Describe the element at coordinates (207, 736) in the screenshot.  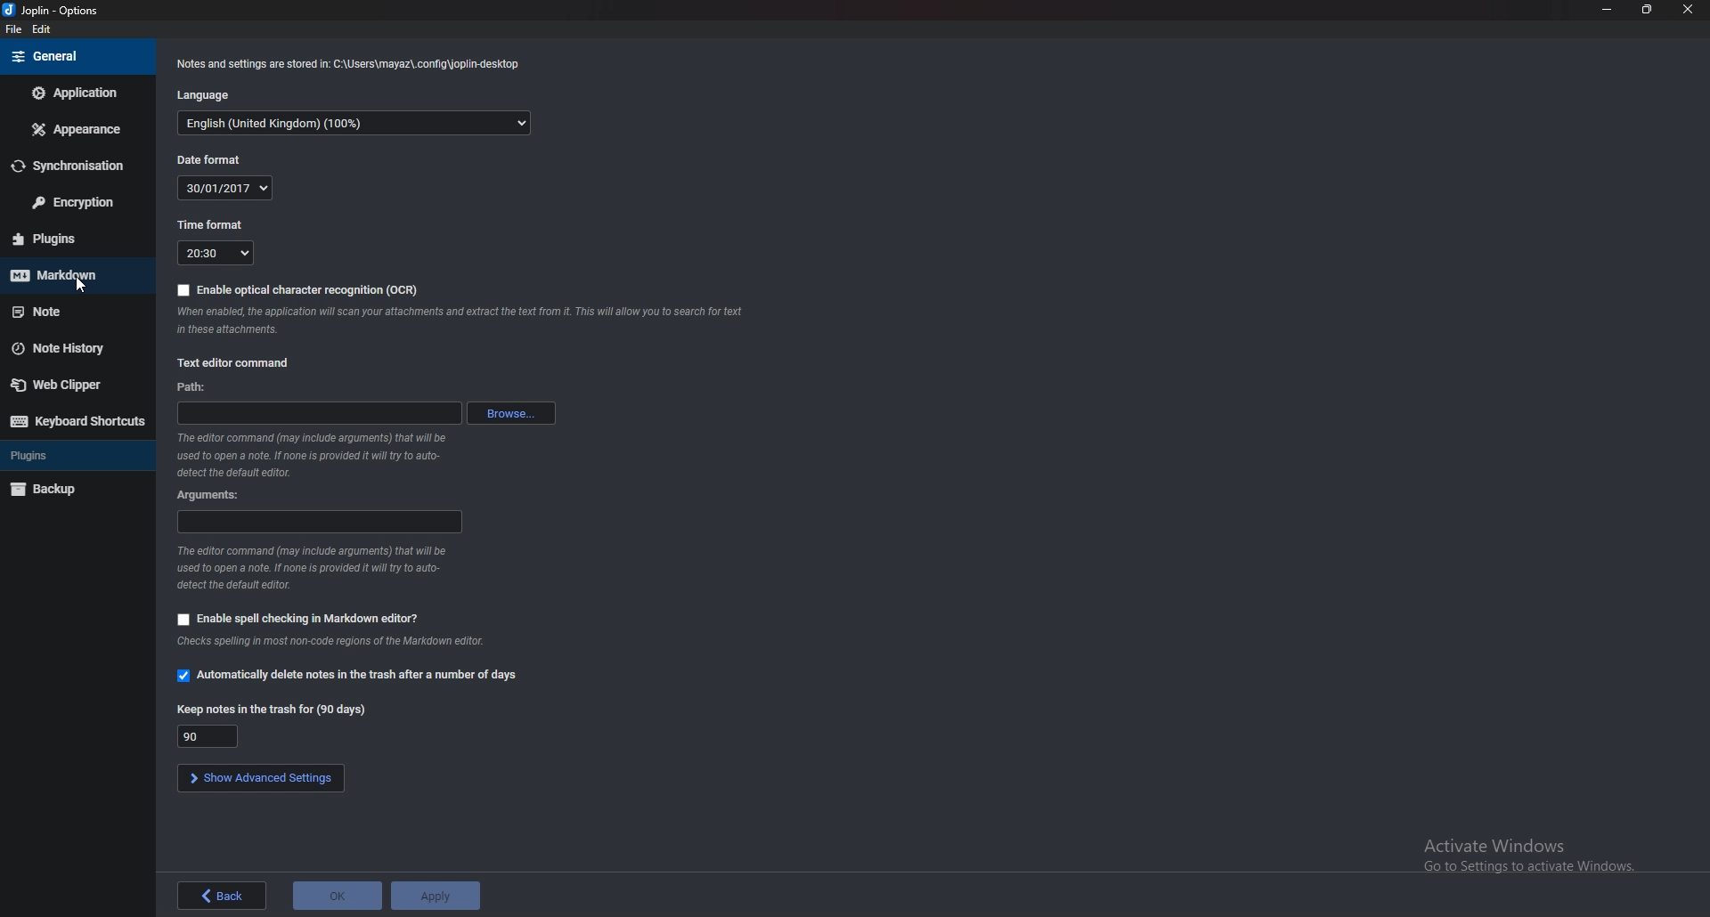
I see `Keep notes in the trash for` at that location.